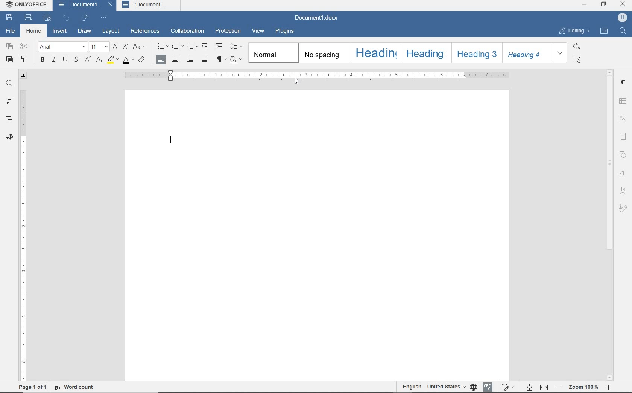 Image resolution: width=632 pixels, height=393 pixels. What do you see at coordinates (623, 136) in the screenshot?
I see `HEADER & FOOTER` at bounding box center [623, 136].